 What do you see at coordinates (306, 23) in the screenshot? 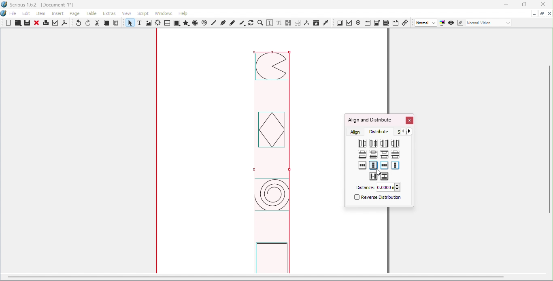
I see `Measurements` at bounding box center [306, 23].